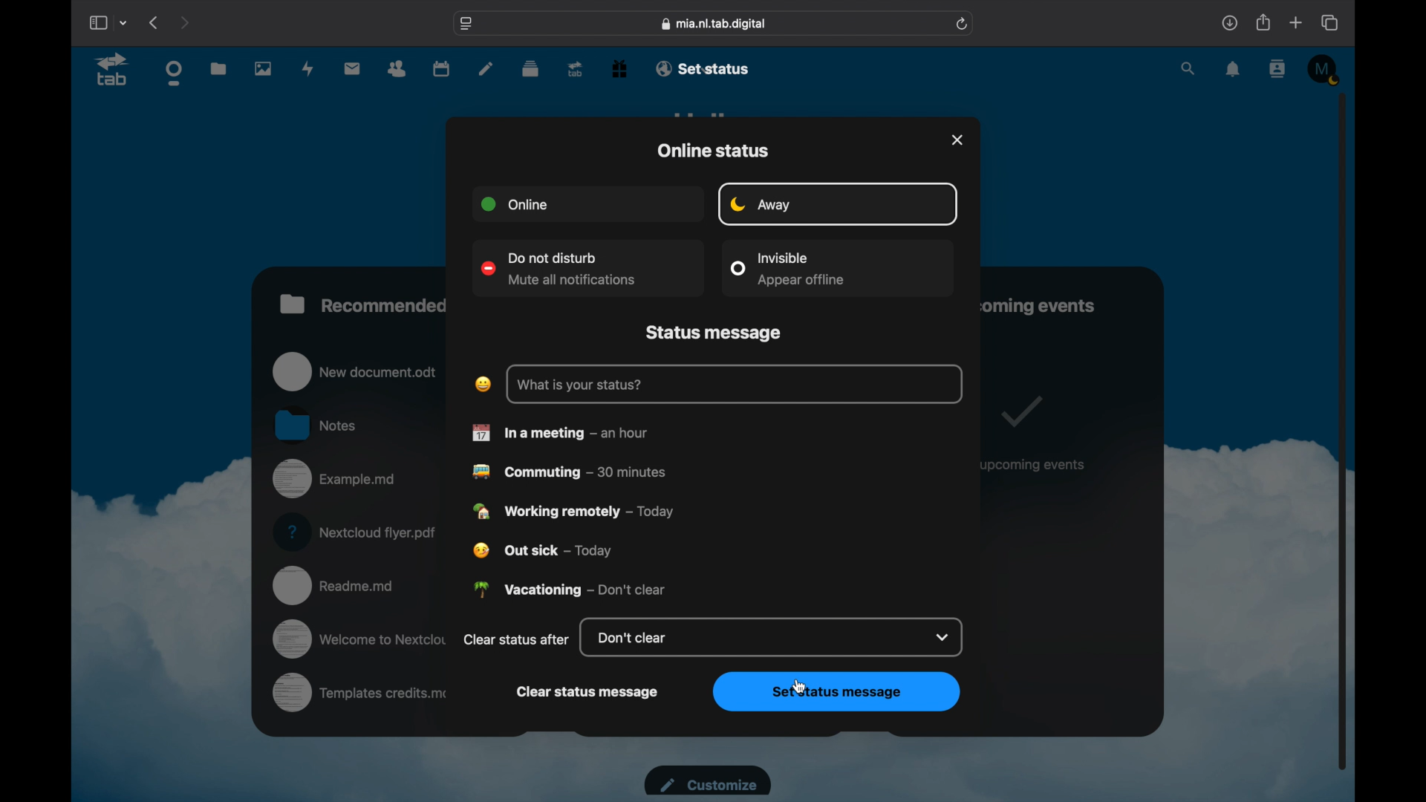 The image size is (1426, 802). What do you see at coordinates (337, 480) in the screenshot?
I see `example` at bounding box center [337, 480].